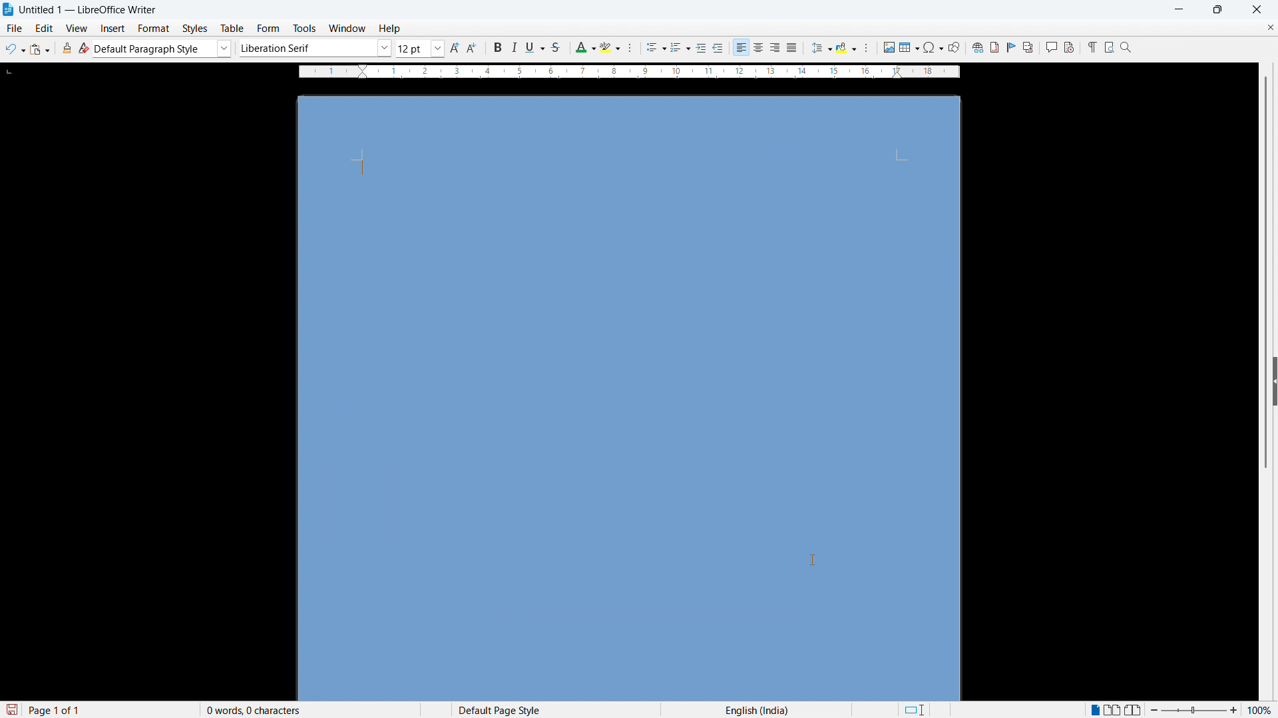  Describe the element at coordinates (555, 47) in the screenshot. I see `Strike through ` at that location.